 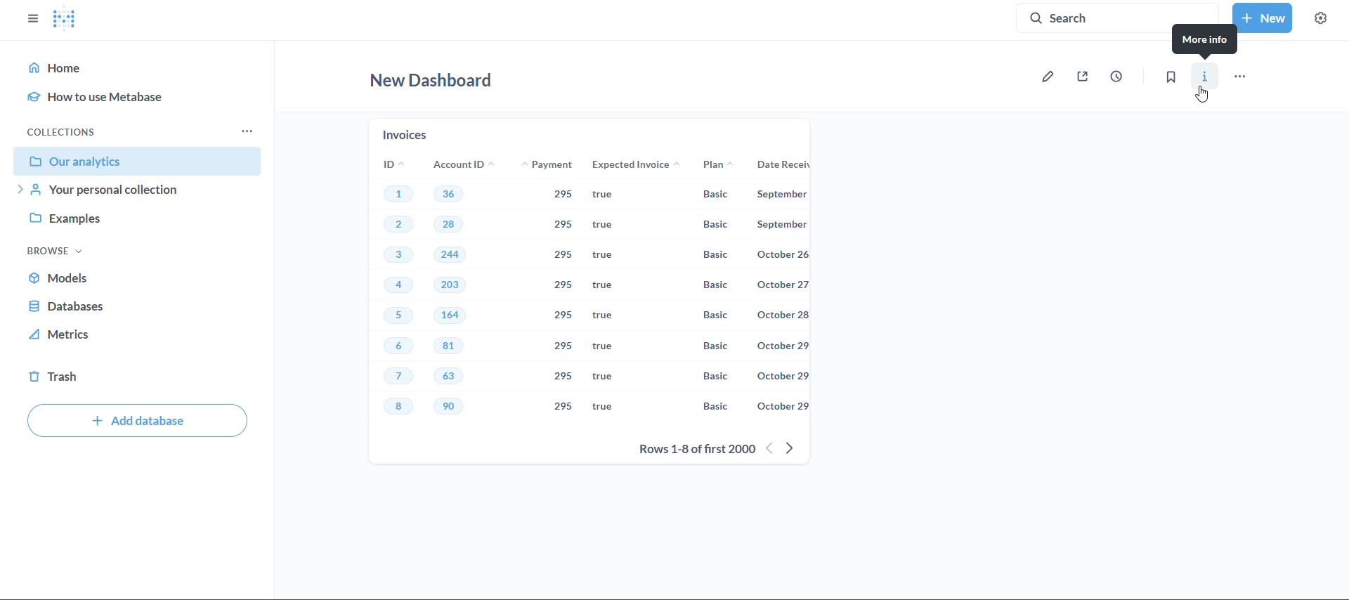 What do you see at coordinates (791, 196) in the screenshot?
I see `September` at bounding box center [791, 196].